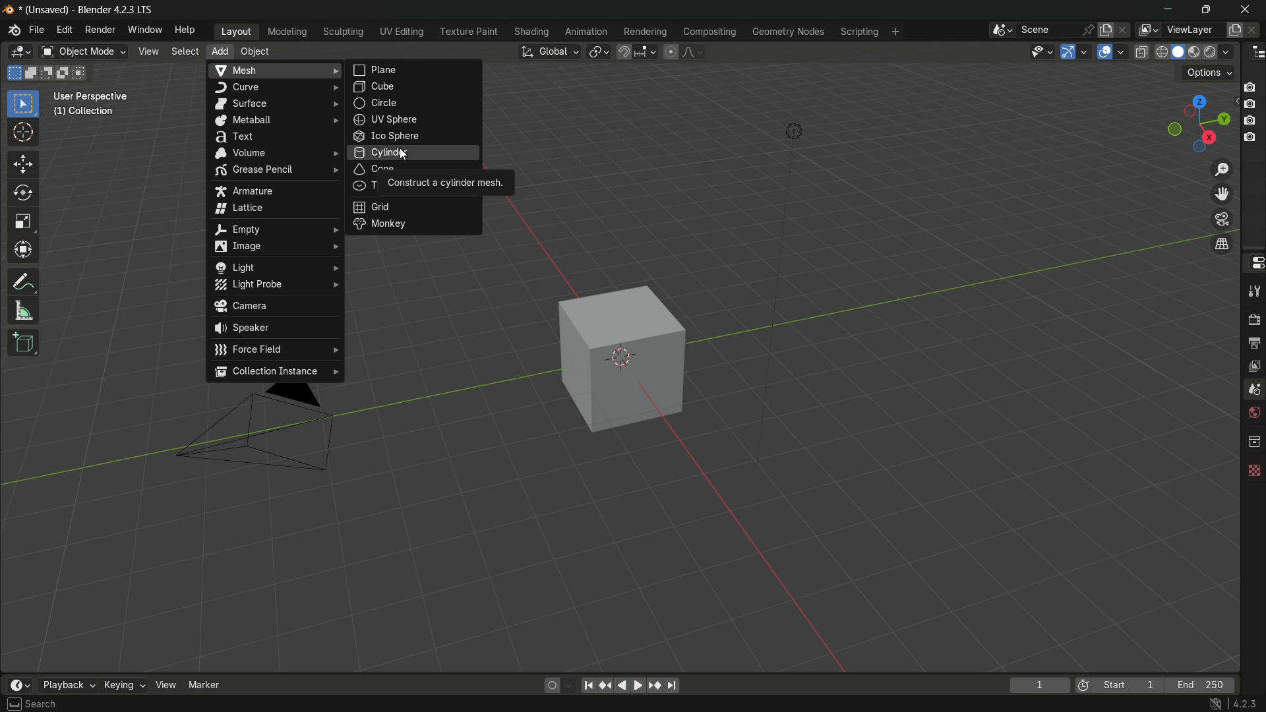 This screenshot has height=712, width=1266. What do you see at coordinates (105, 107) in the screenshot?
I see `user perspective (1) | collection` at bounding box center [105, 107].